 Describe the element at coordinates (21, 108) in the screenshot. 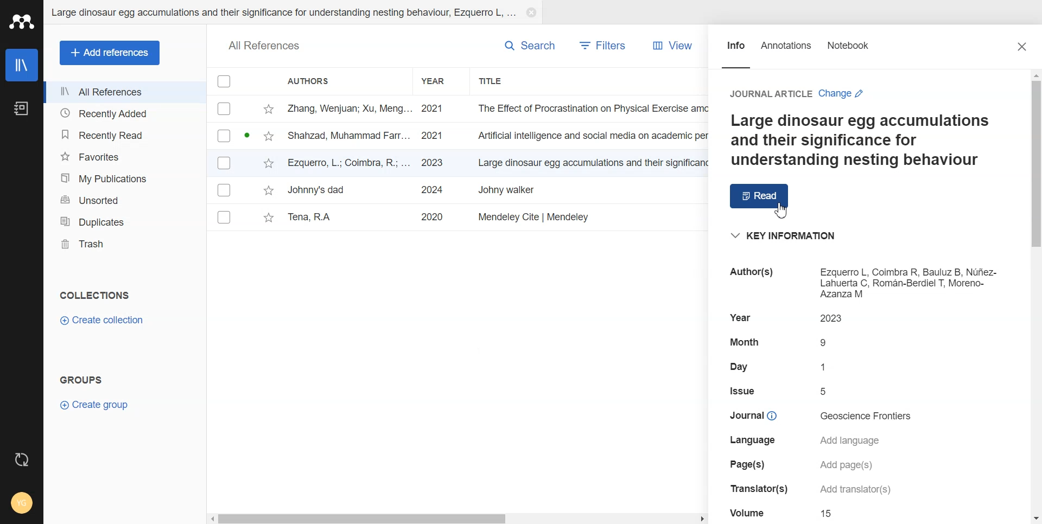

I see `Notebook` at that location.